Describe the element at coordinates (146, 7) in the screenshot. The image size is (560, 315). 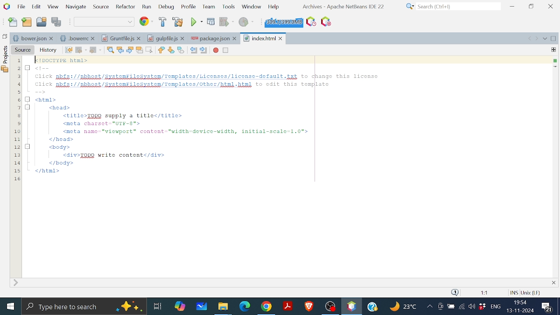
I see `Run` at that location.